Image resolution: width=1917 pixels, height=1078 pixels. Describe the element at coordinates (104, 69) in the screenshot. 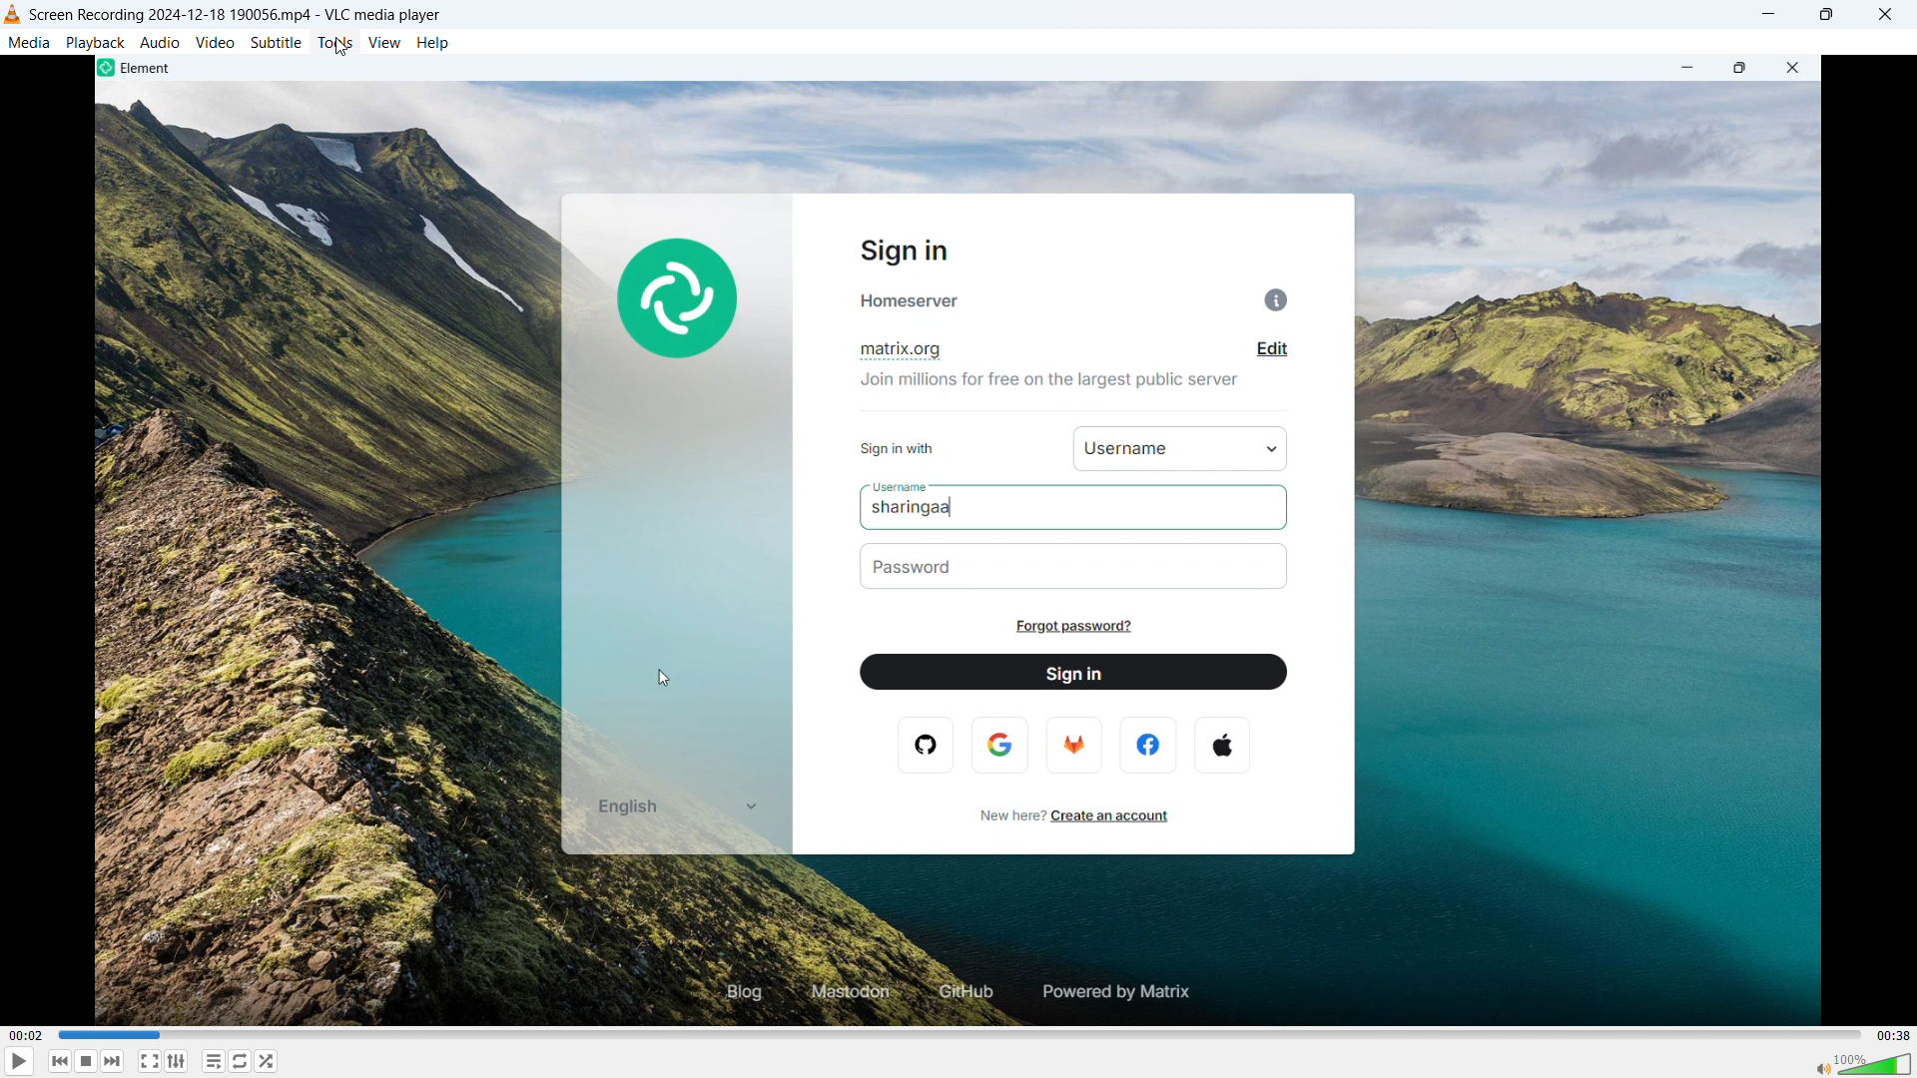

I see `element logo` at that location.